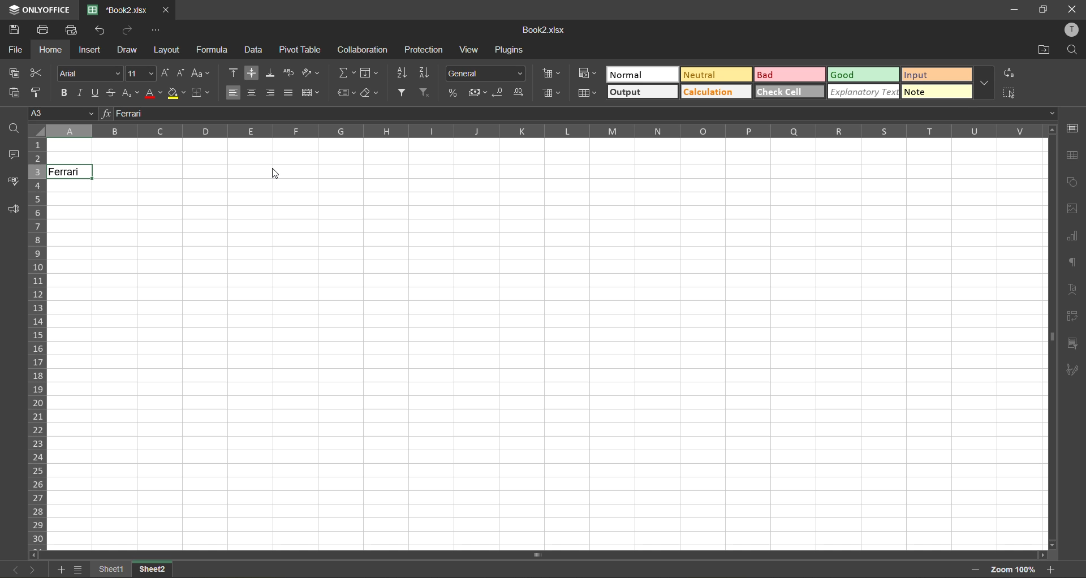 This screenshot has height=578, width=1086. Describe the element at coordinates (252, 74) in the screenshot. I see `align middle` at that location.